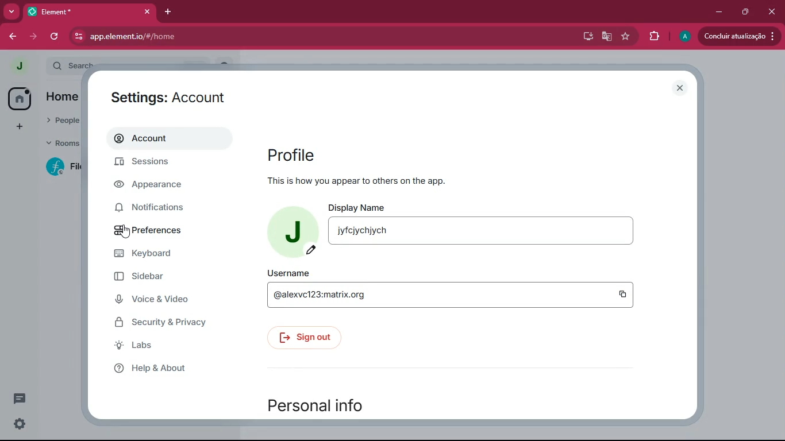 This screenshot has height=441, width=785. What do you see at coordinates (13, 37) in the screenshot?
I see `back` at bounding box center [13, 37].